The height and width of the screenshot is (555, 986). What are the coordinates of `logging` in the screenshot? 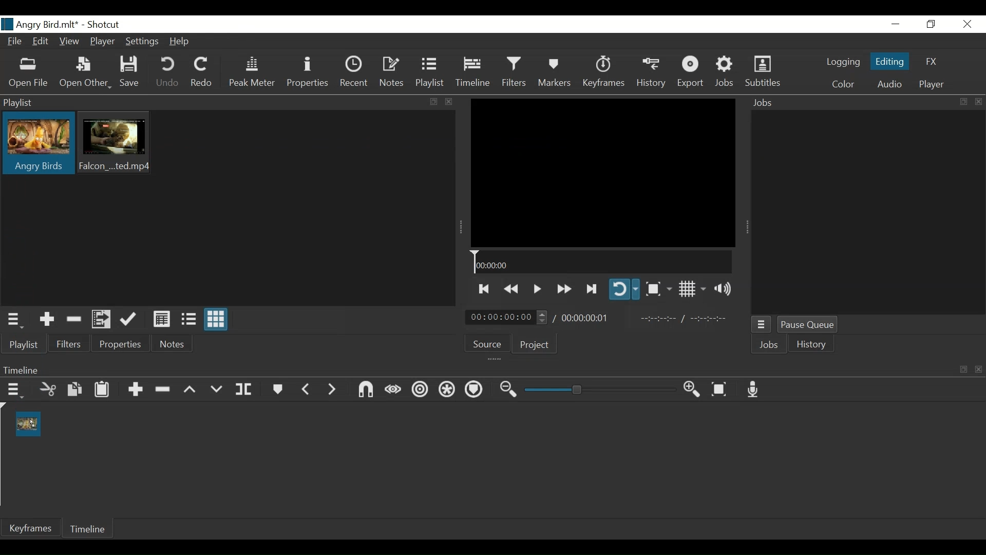 It's located at (843, 63).